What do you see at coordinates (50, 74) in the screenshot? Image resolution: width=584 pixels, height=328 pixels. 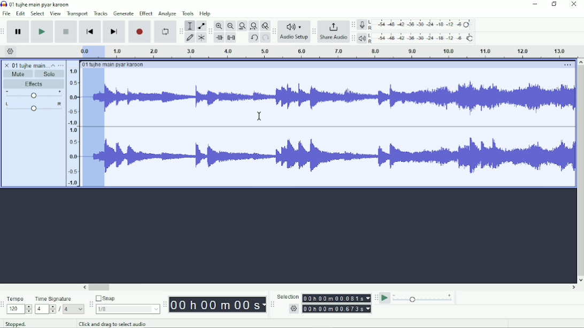 I see `Solo` at bounding box center [50, 74].